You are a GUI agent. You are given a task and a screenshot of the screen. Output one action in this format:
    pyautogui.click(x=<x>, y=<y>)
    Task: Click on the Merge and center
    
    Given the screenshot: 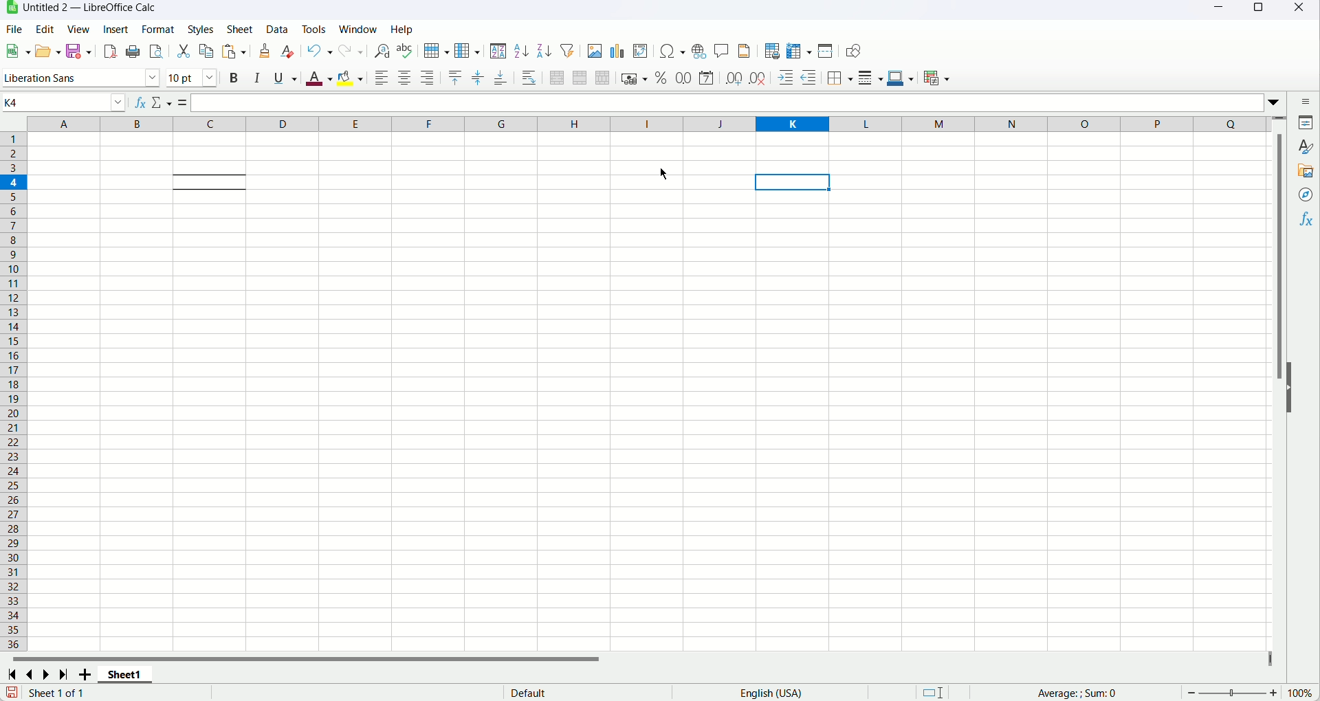 What is the action you would take?
    pyautogui.click(x=557, y=78)
    